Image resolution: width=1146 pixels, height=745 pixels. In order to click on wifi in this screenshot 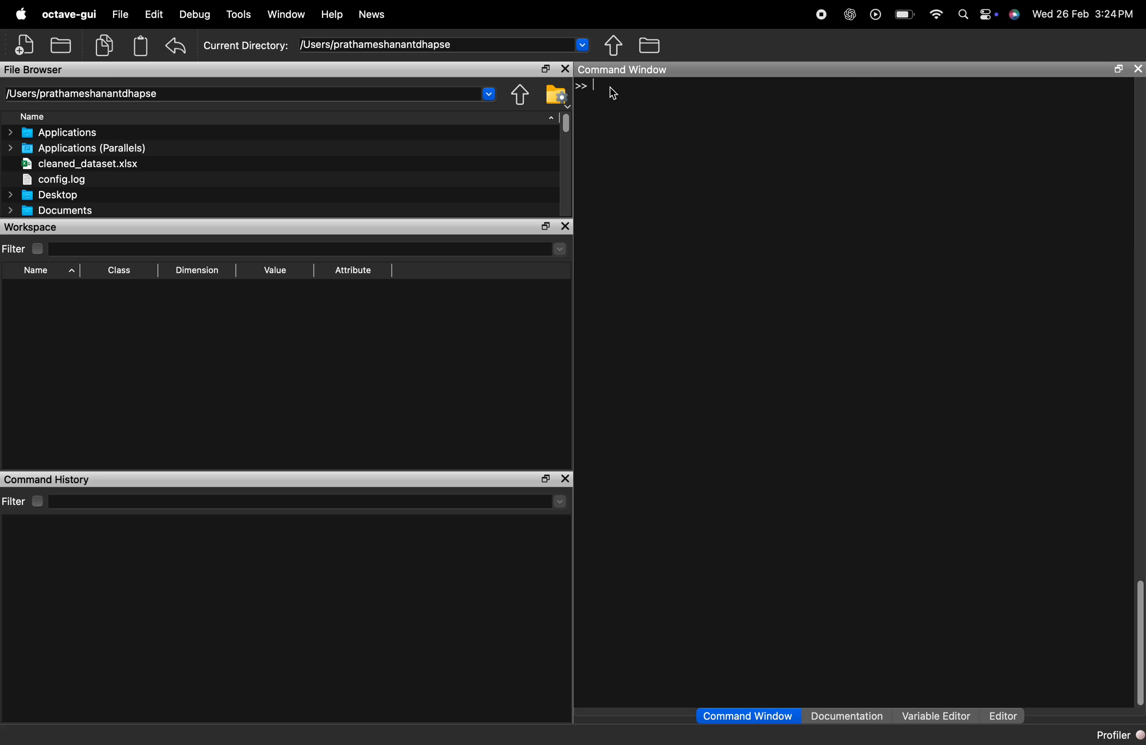, I will do `click(934, 14)`.